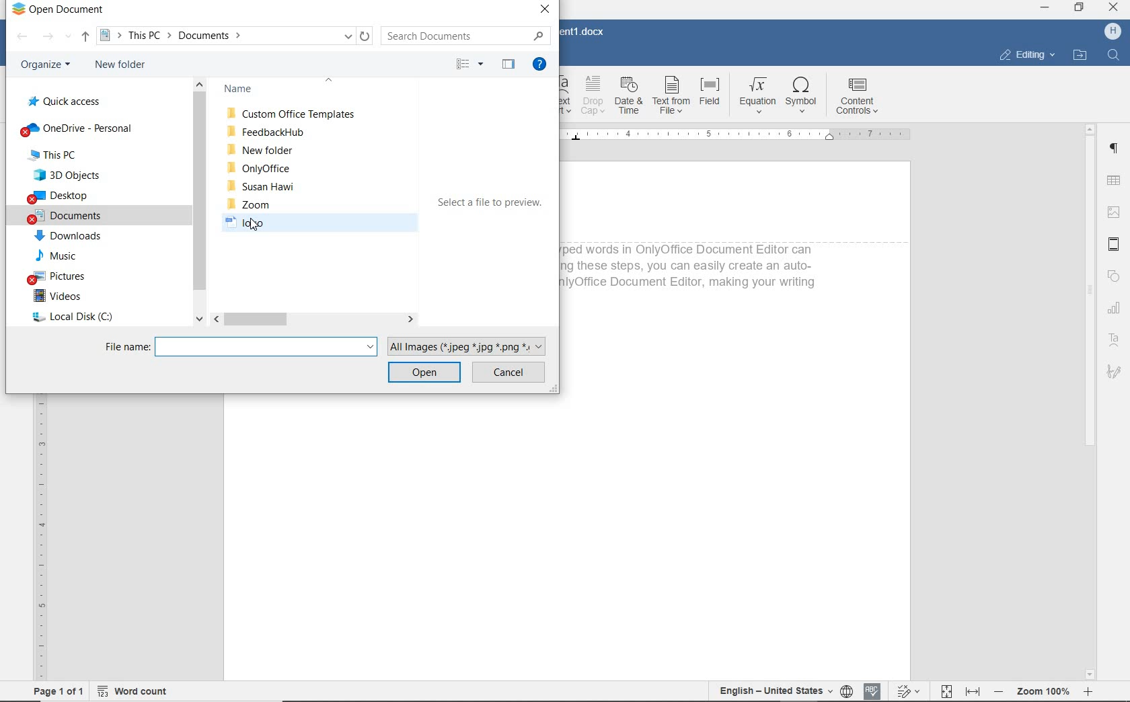 This screenshot has height=702, width=1130. I want to click on CHANGE YOUR VIEW, so click(471, 64).